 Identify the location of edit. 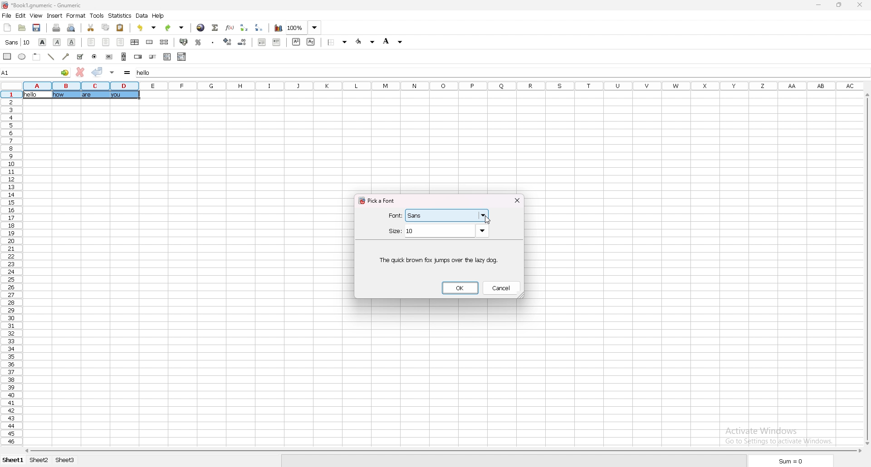
(21, 15).